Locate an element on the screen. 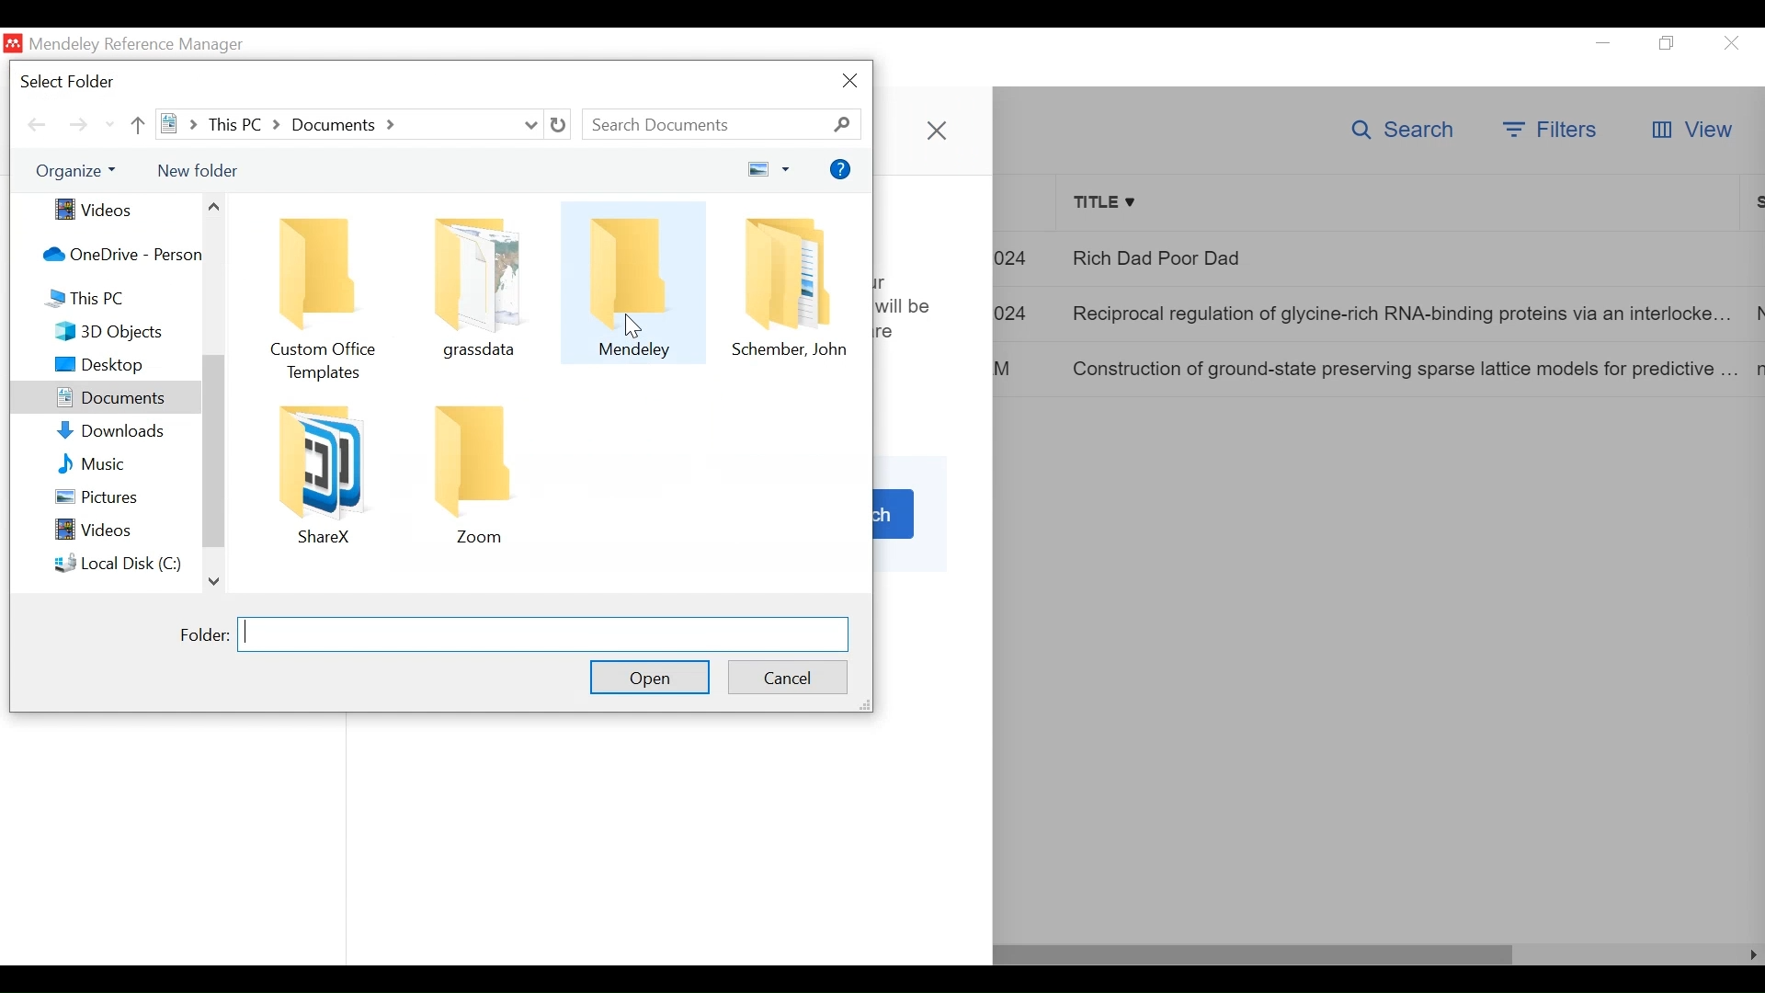 Image resolution: width=1765 pixels, height=993 pixels. Close is located at coordinates (1731, 43).